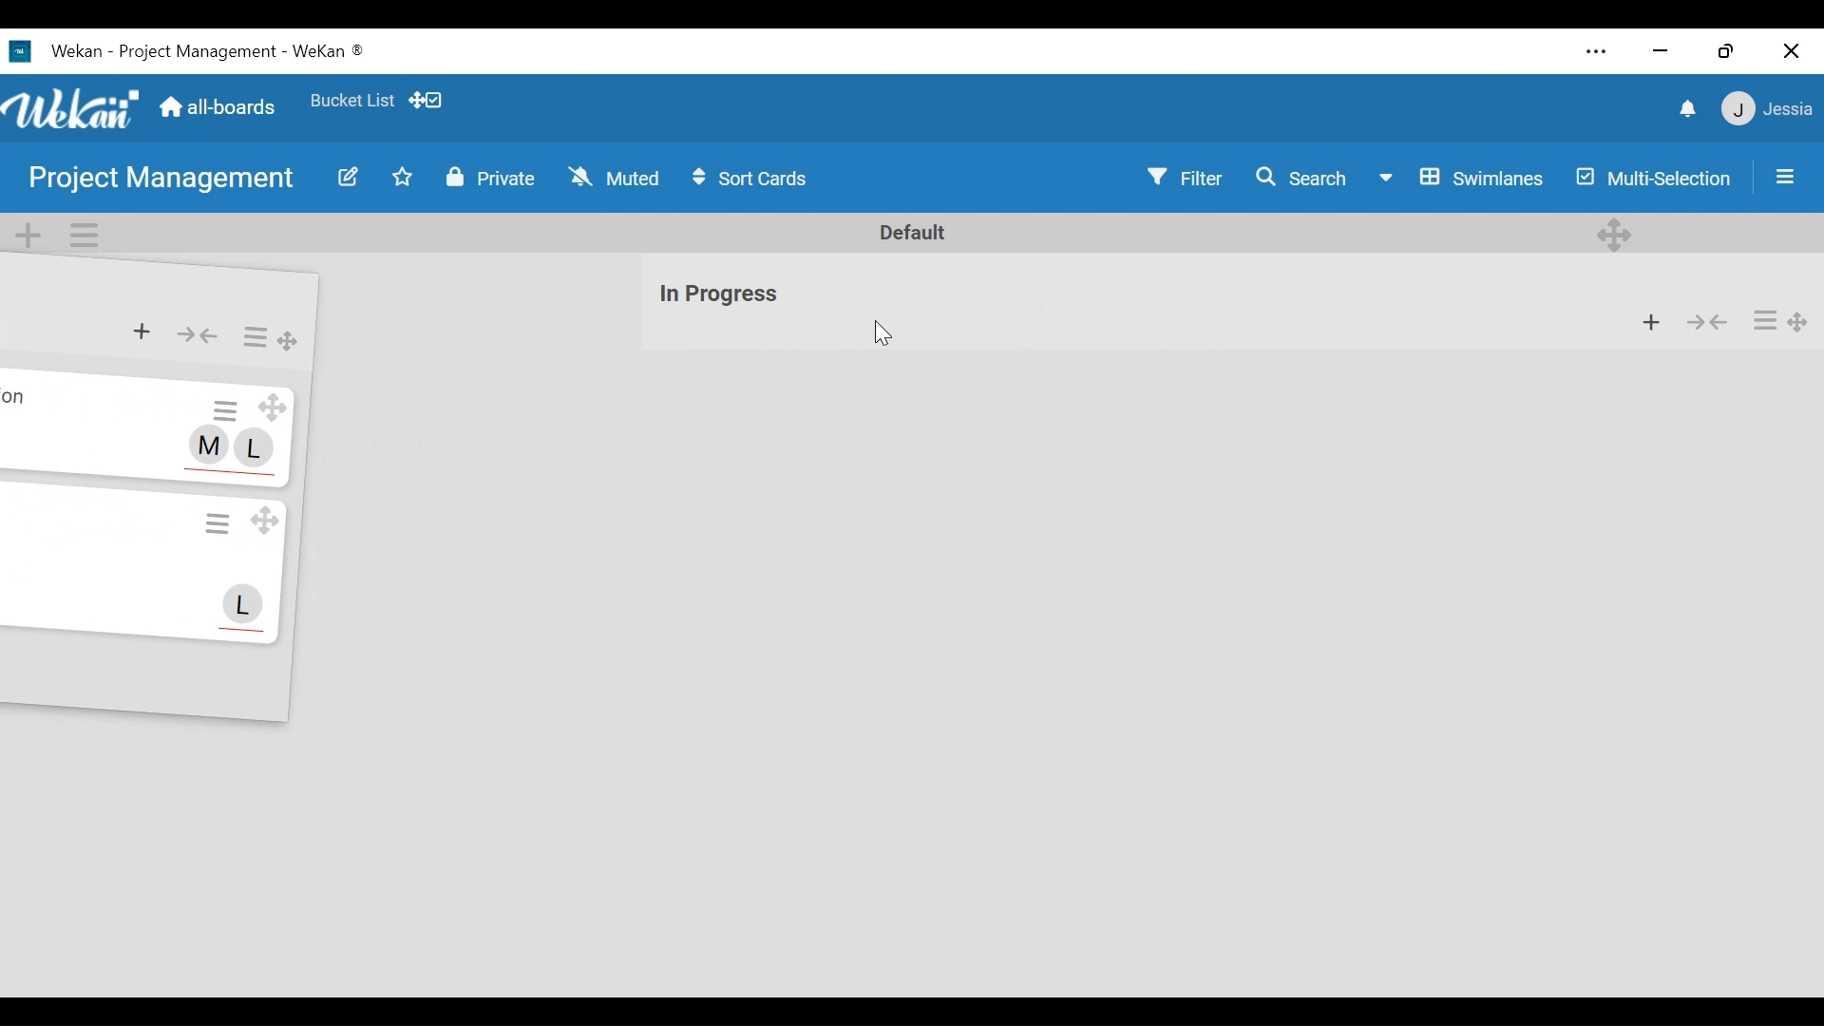 The width and height of the screenshot is (1824, 1026). Describe the element at coordinates (617, 178) in the screenshot. I see `Muted` at that location.